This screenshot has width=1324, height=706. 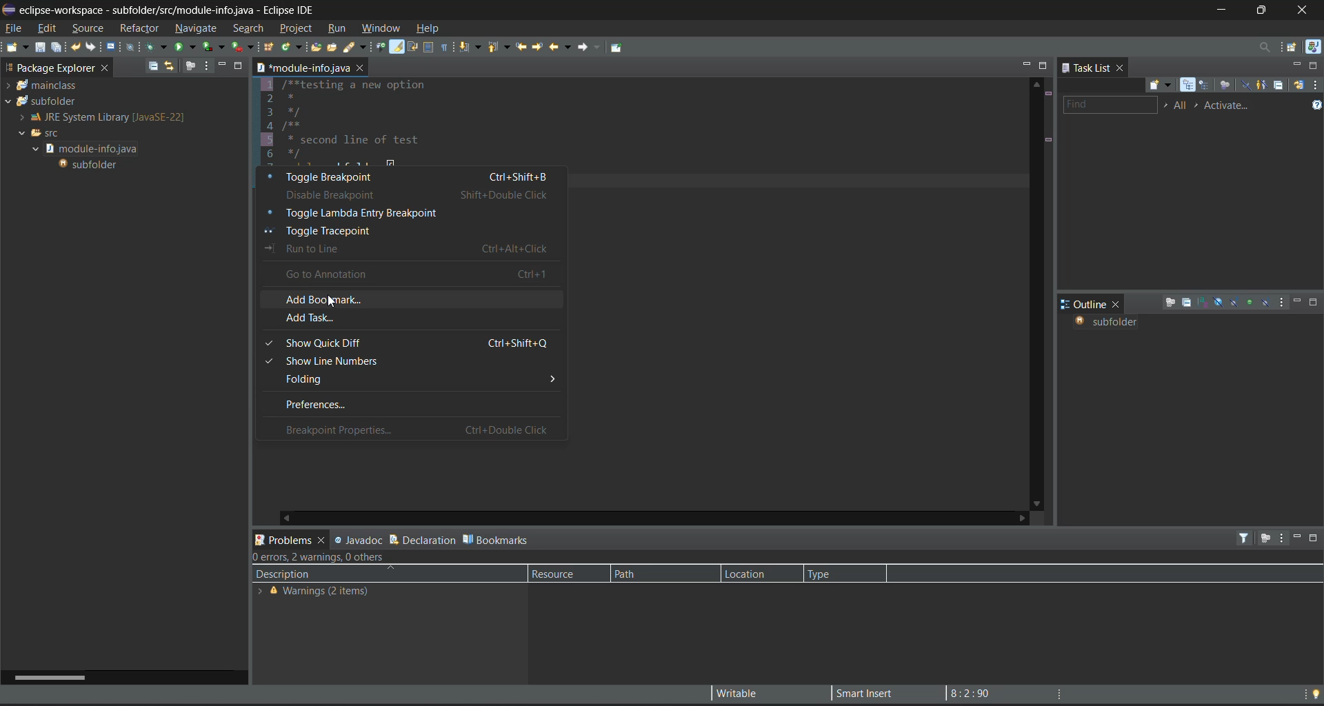 I want to click on view menu, so click(x=1283, y=303).